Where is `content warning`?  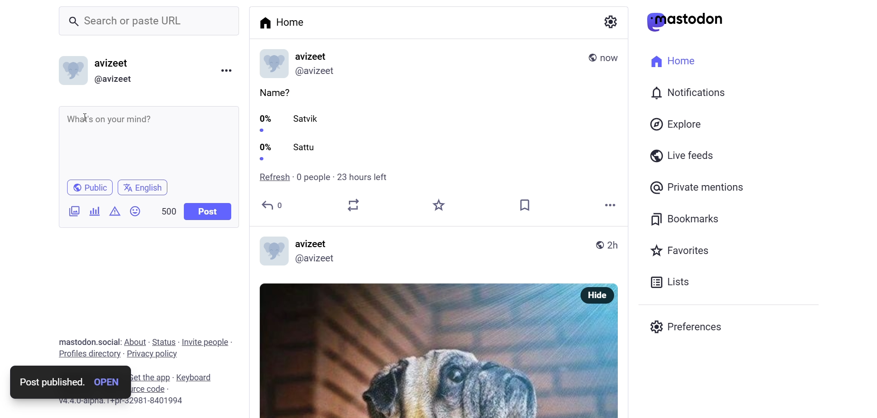 content warning is located at coordinates (114, 212).